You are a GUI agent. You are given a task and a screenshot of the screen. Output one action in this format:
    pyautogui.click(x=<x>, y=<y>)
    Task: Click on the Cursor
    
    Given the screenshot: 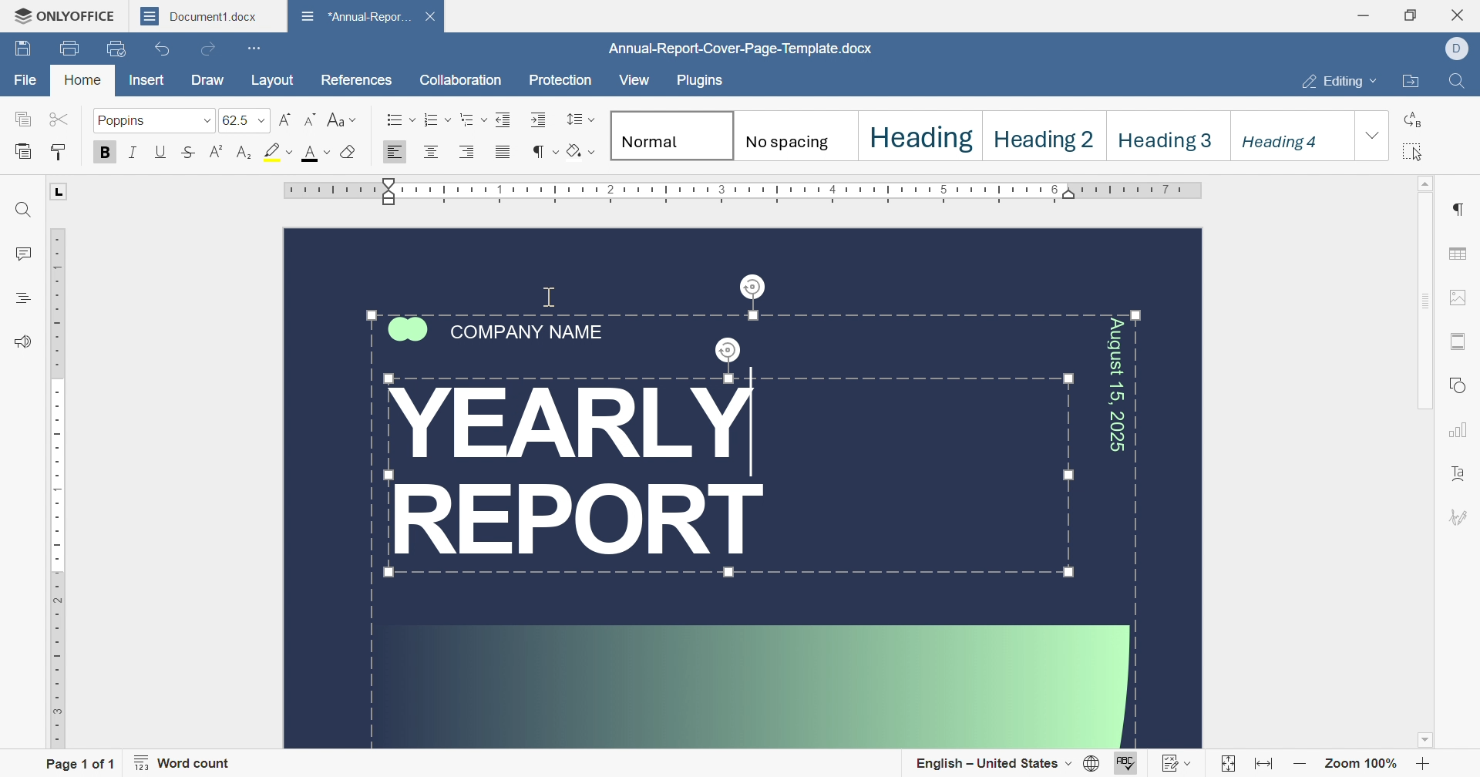 What is the action you would take?
    pyautogui.click(x=520, y=425)
    